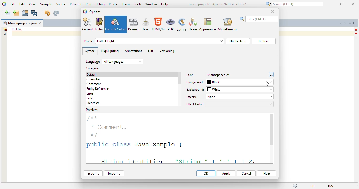 Image resolution: width=359 pixels, height=189 pixels. What do you see at coordinates (259, 19) in the screenshot?
I see `search` at bounding box center [259, 19].